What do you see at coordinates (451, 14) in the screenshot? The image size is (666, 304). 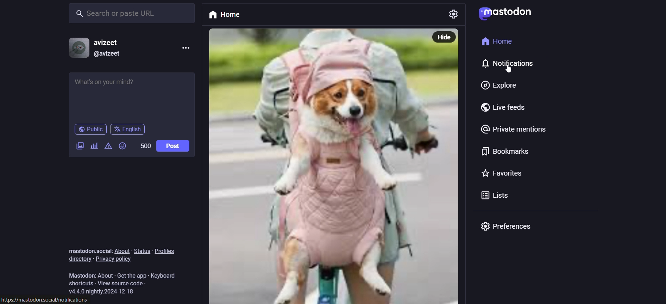 I see `setting` at bounding box center [451, 14].